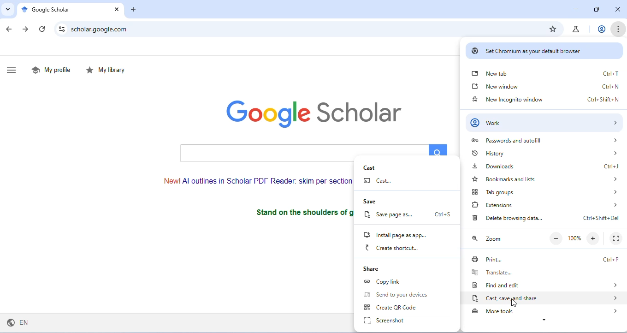  What do you see at coordinates (544, 298) in the screenshot?
I see `cast, save and share` at bounding box center [544, 298].